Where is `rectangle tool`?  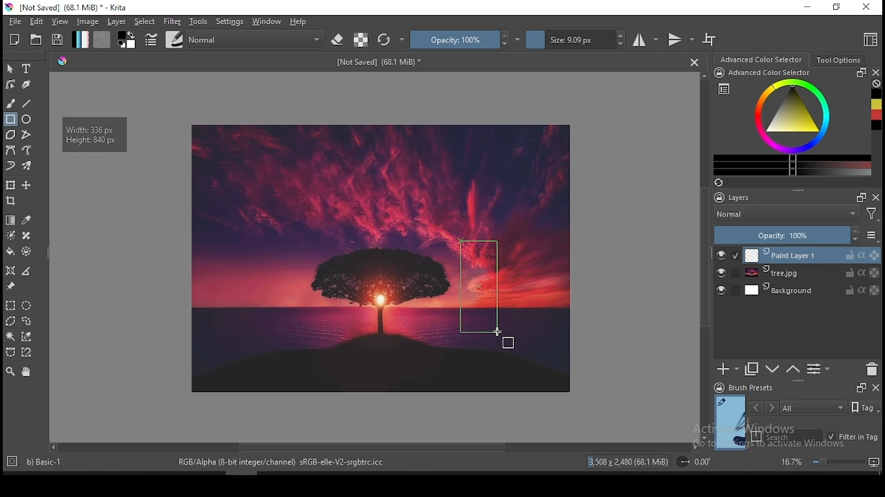 rectangle tool is located at coordinates (10, 119).